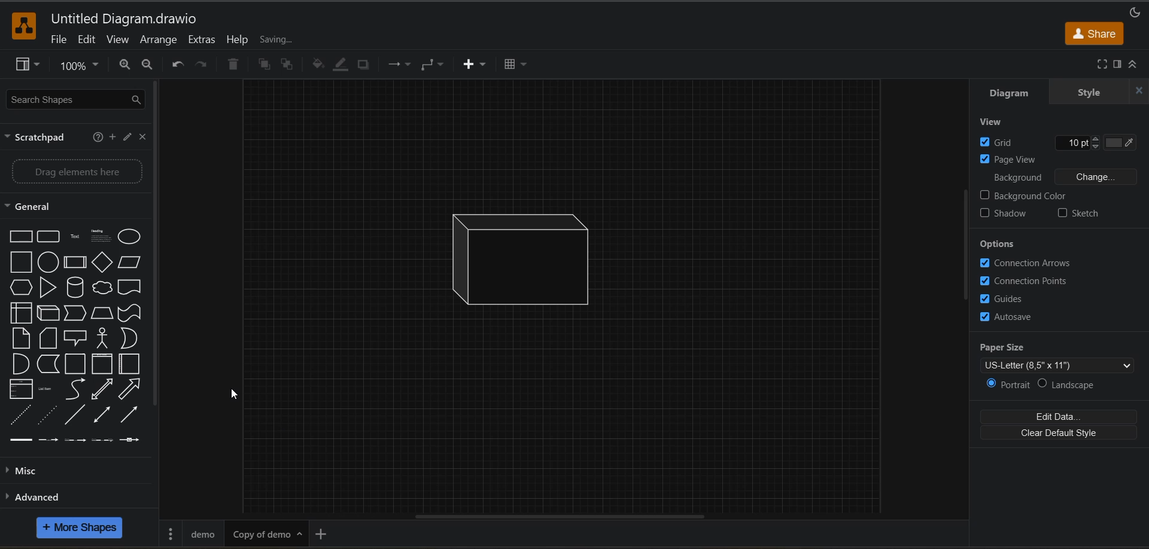 This screenshot has height=549, width=1149. I want to click on help, so click(100, 138).